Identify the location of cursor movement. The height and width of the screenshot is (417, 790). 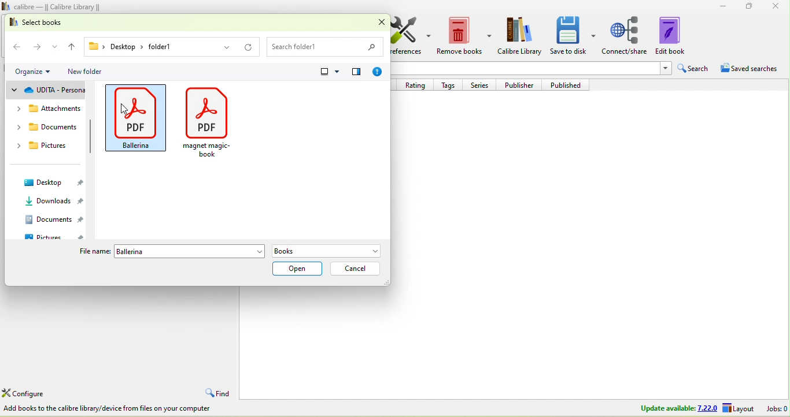
(121, 111).